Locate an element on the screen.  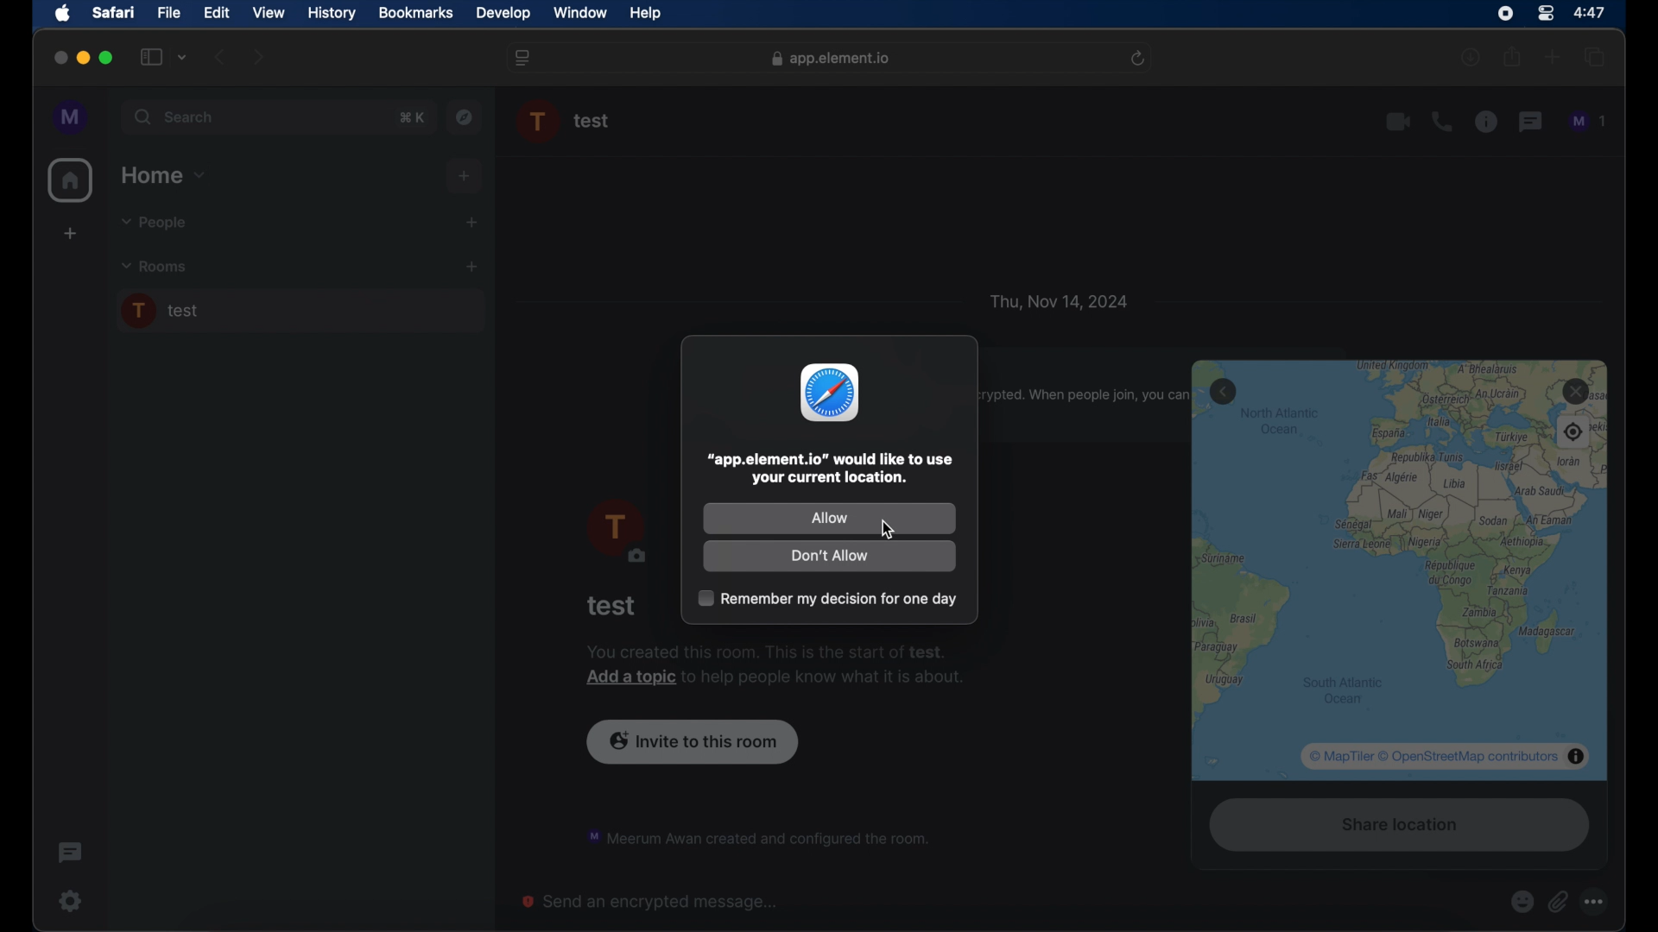
website settings is located at coordinates (524, 58).